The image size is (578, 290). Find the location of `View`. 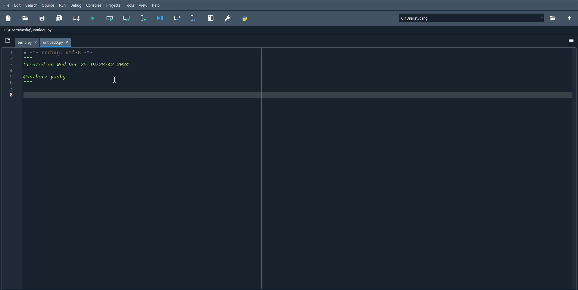

View is located at coordinates (143, 5).